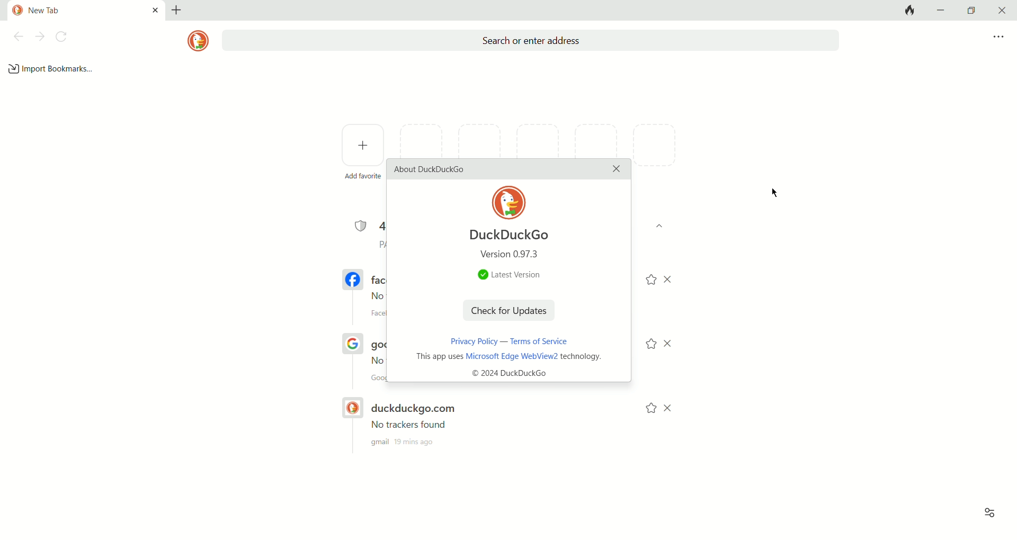  What do you see at coordinates (1002, 10) in the screenshot?
I see `close` at bounding box center [1002, 10].